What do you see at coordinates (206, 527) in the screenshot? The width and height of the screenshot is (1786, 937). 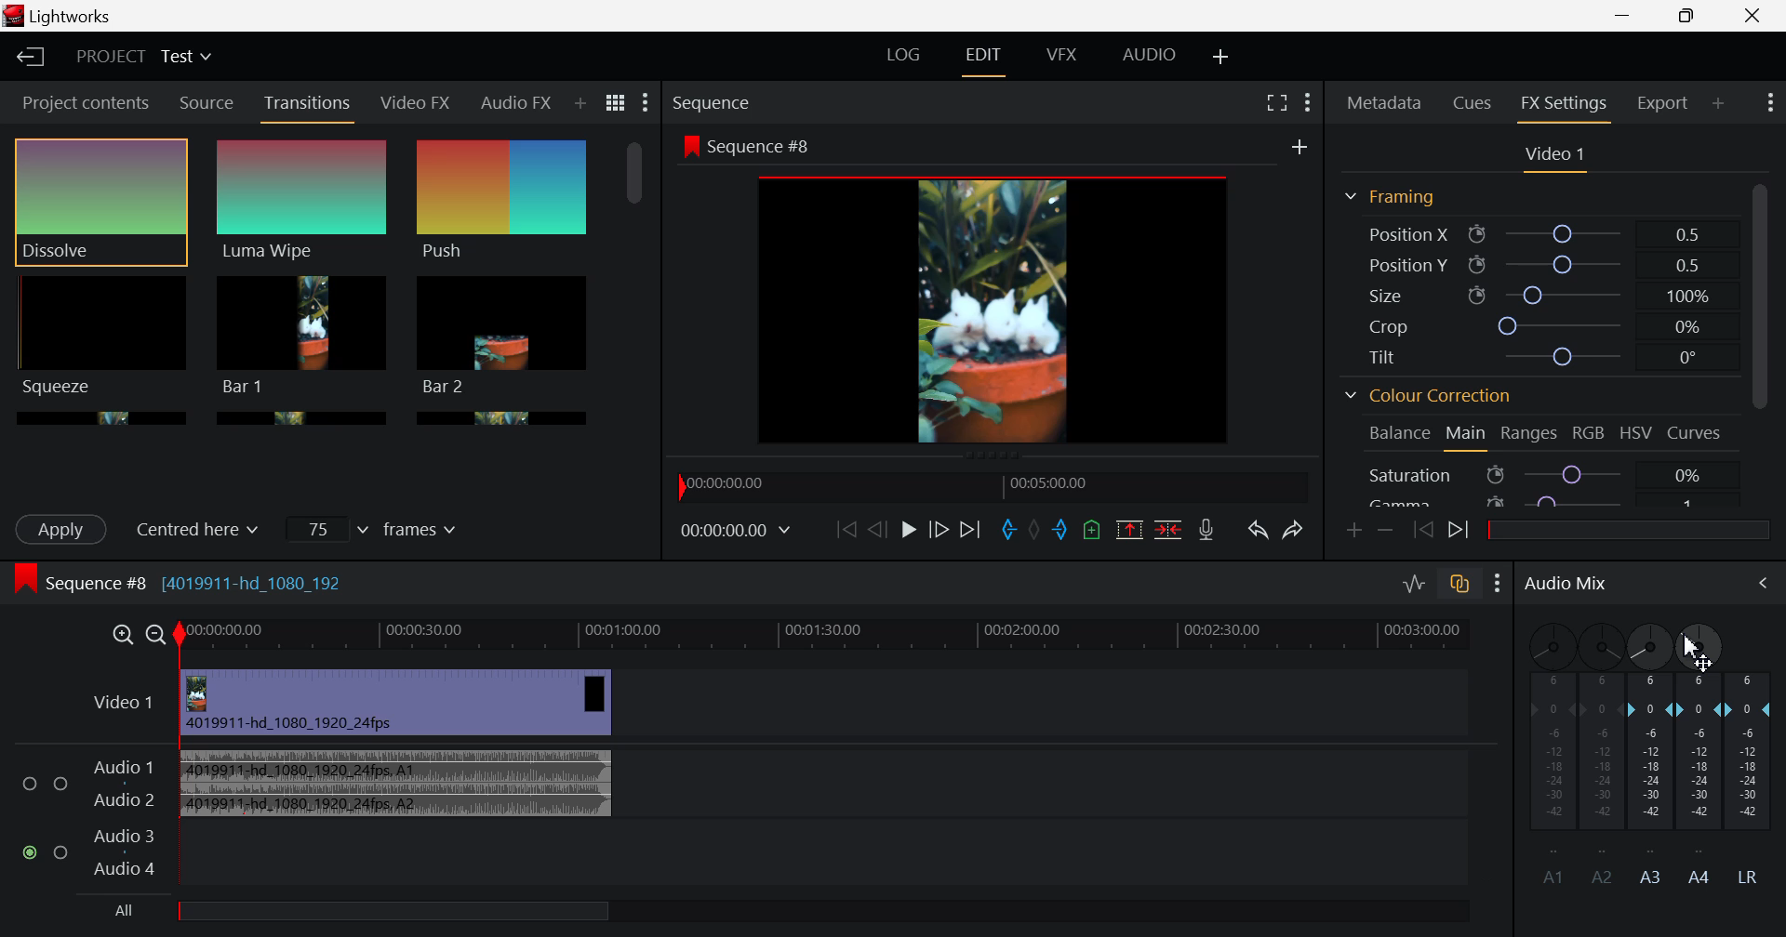 I see `Centered here` at bounding box center [206, 527].